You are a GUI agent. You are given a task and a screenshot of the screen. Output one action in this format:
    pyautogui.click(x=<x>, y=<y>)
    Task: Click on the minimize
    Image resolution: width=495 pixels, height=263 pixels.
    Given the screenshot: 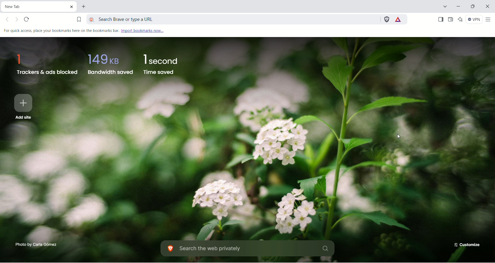 What is the action you would take?
    pyautogui.click(x=459, y=6)
    